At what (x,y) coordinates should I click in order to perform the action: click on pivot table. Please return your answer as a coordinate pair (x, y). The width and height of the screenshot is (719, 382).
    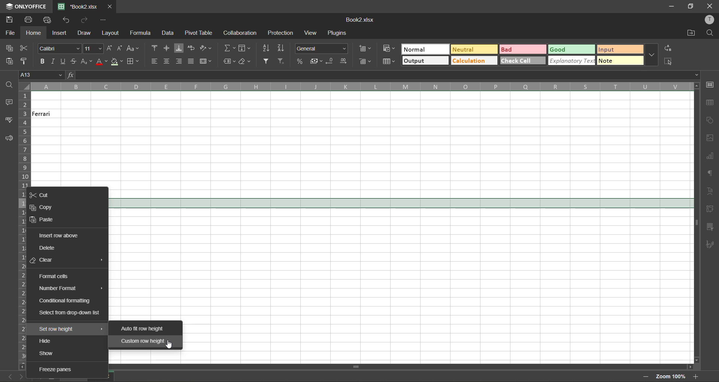
    Looking at the image, I should click on (711, 209).